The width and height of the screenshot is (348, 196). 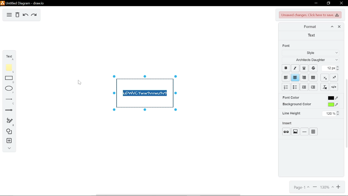 What do you see at coordinates (286, 68) in the screenshot?
I see `bold ` at bounding box center [286, 68].